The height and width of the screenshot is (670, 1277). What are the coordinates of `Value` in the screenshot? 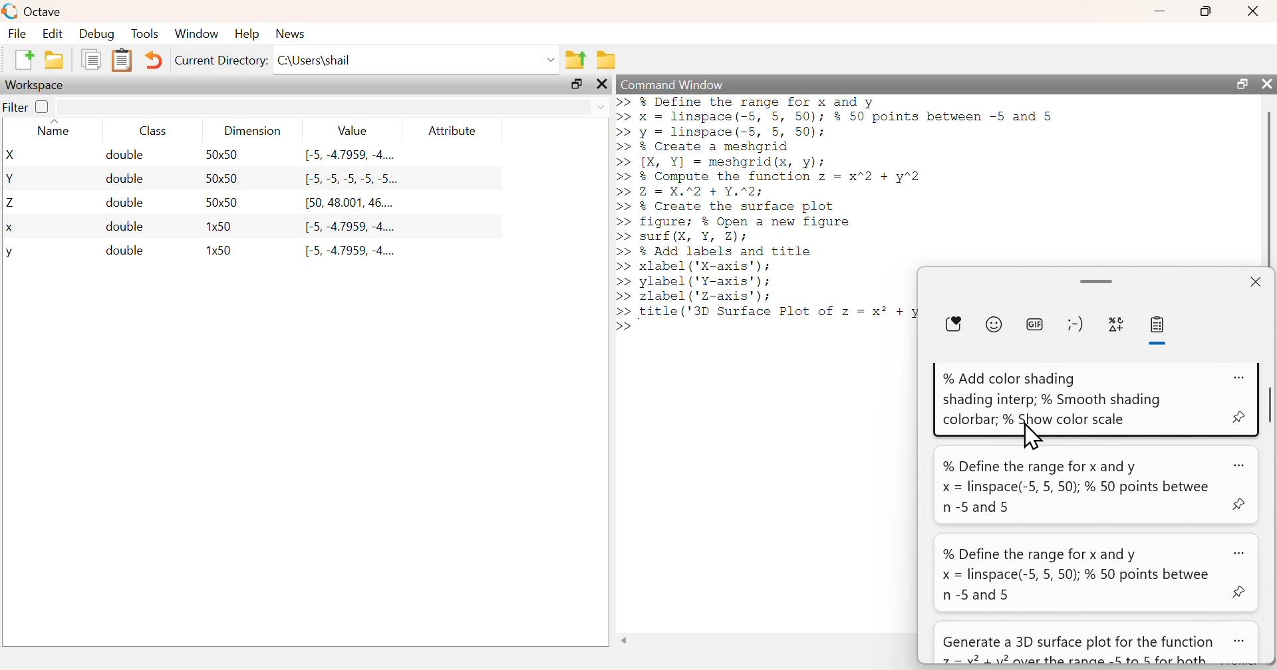 It's located at (352, 130).